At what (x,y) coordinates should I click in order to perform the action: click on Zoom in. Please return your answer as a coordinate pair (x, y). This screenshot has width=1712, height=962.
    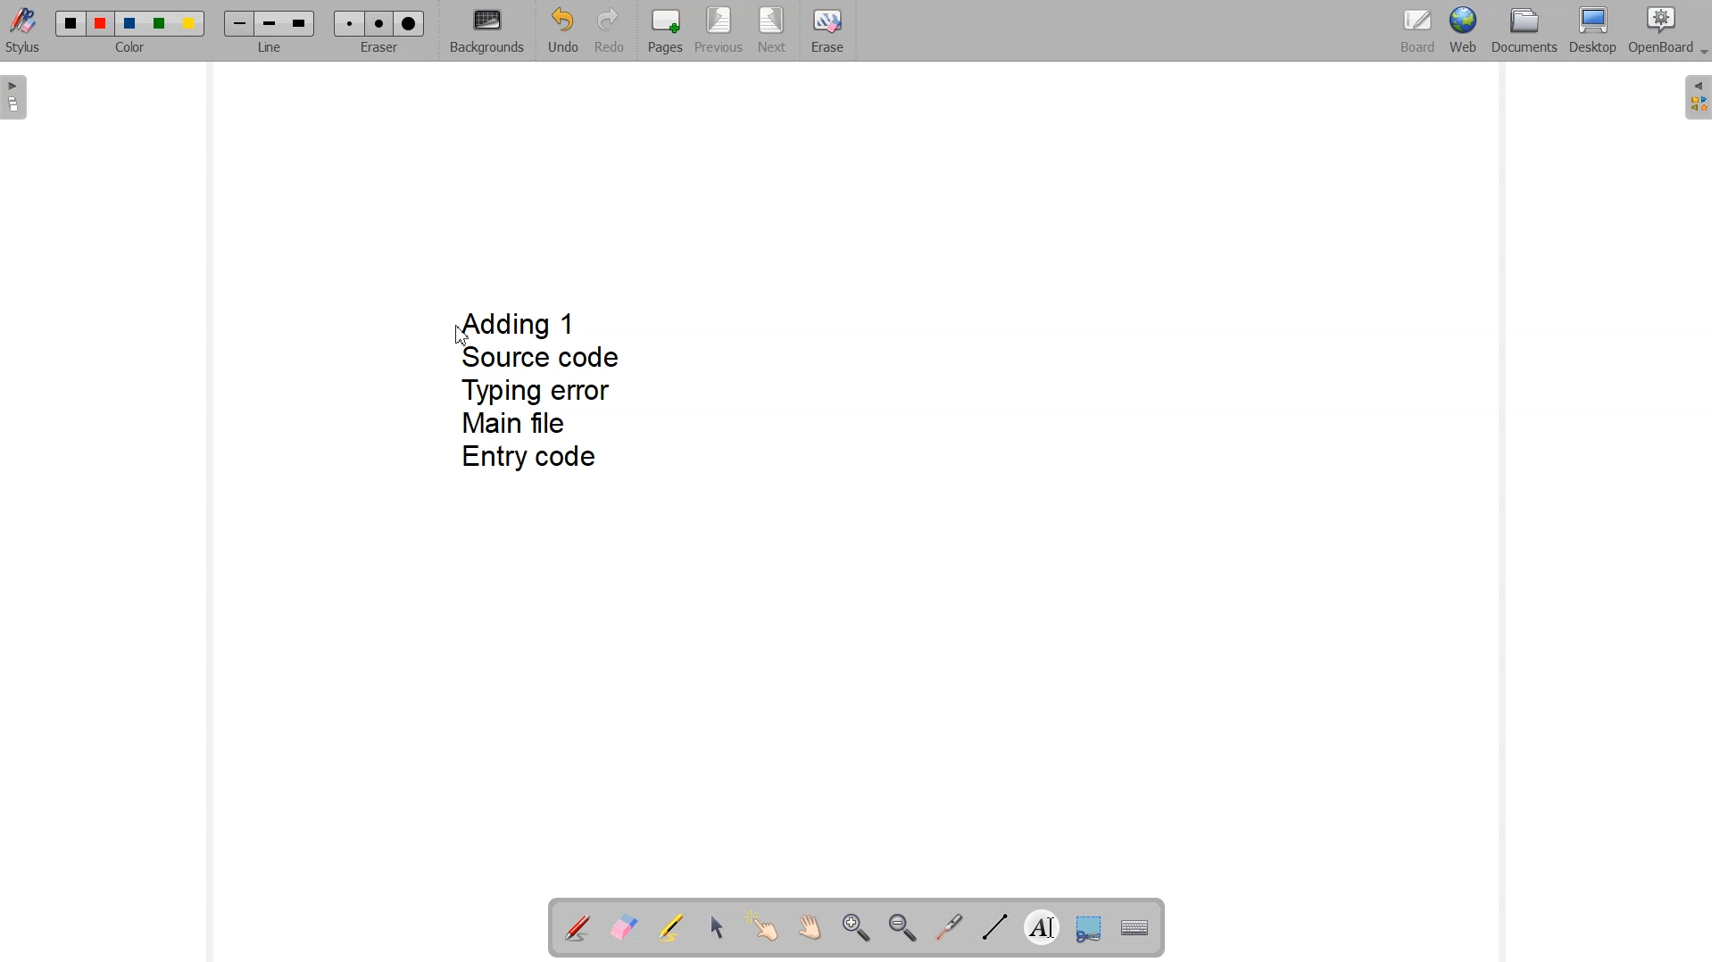
    Looking at the image, I should click on (853, 927).